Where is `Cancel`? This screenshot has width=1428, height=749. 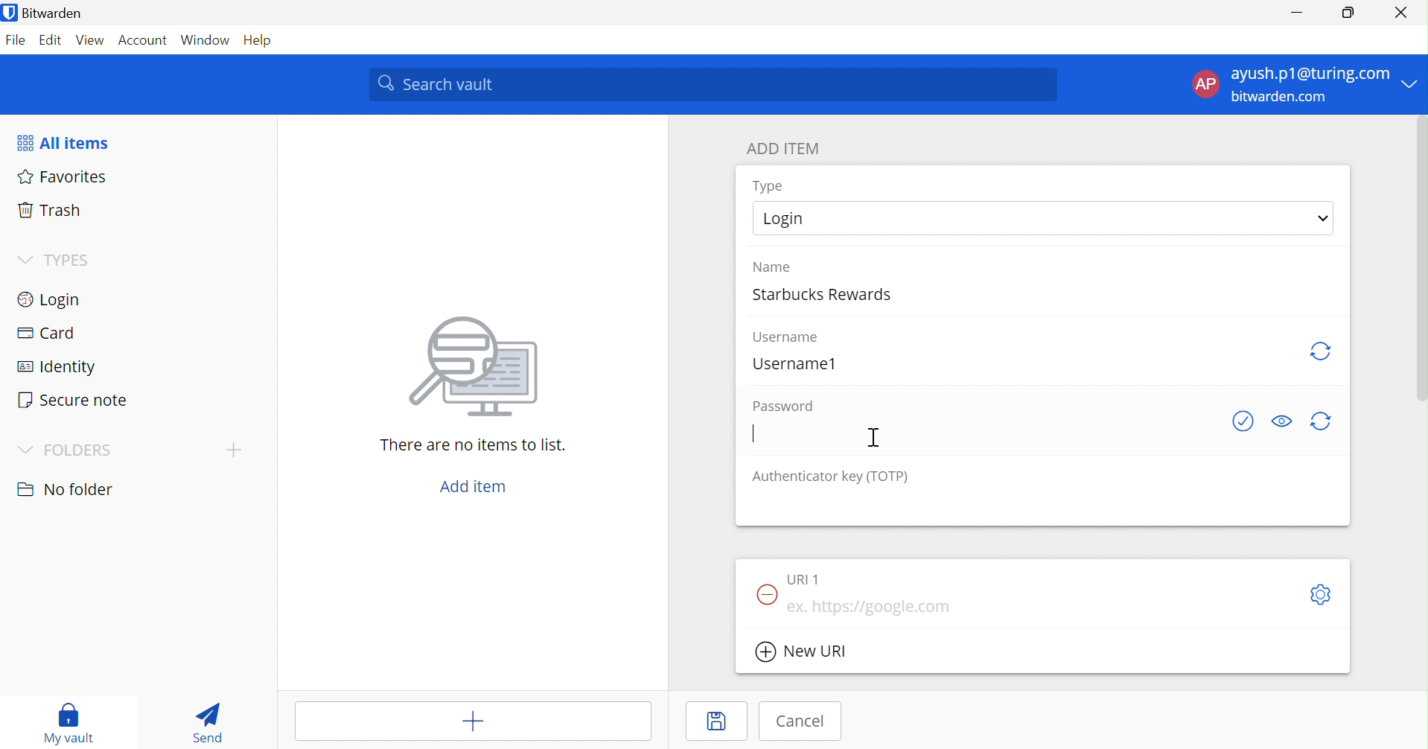 Cancel is located at coordinates (804, 721).